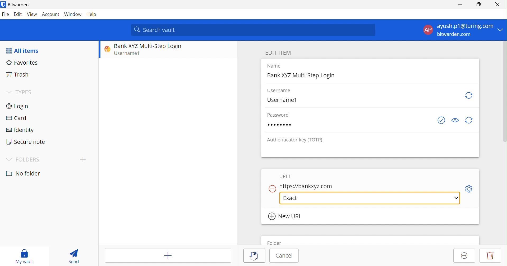 The image size is (507, 266). I want to click on Bank XYZ Multi-Step Login, so click(302, 75).